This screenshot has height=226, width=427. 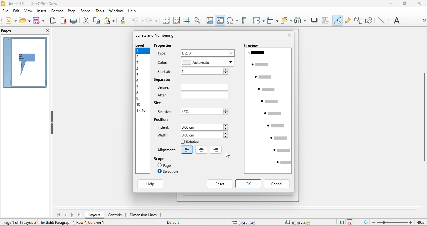 I want to click on redo, so click(x=152, y=20).